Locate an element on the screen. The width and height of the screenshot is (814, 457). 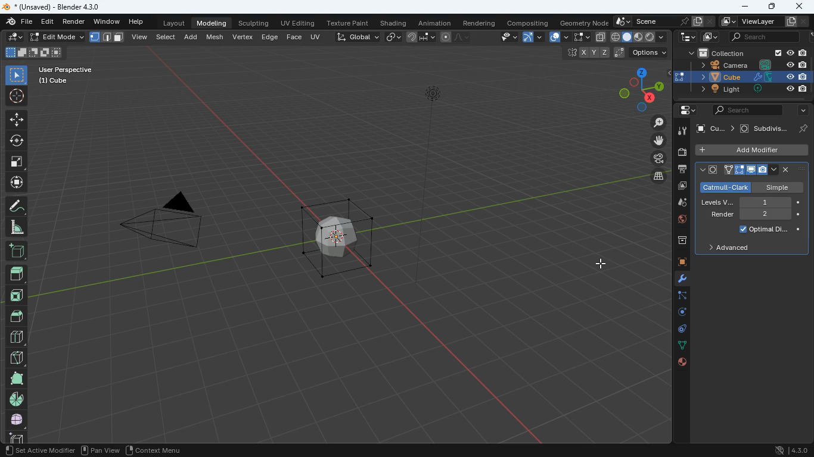
tools is located at coordinates (681, 131).